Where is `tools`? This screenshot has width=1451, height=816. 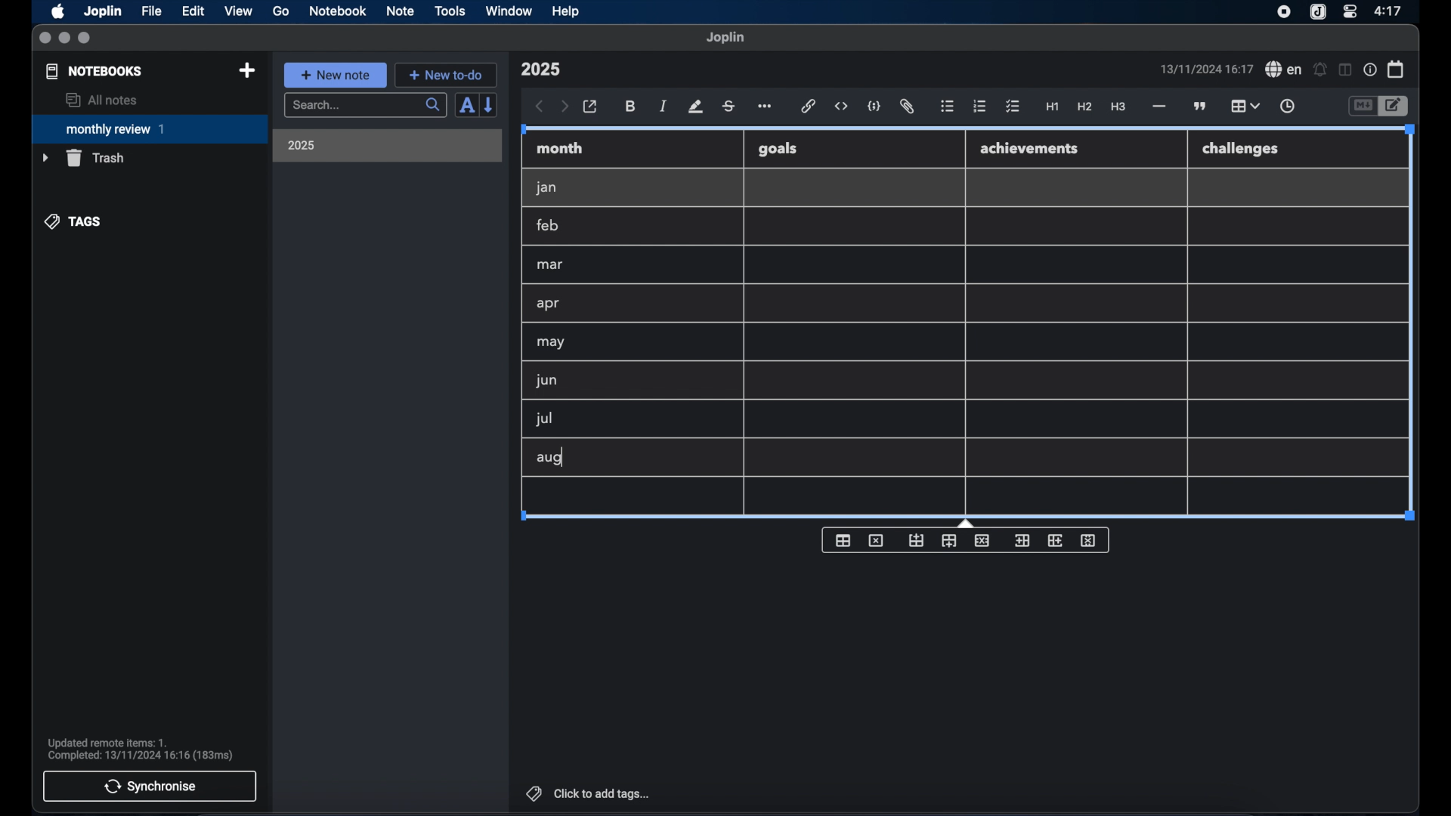
tools is located at coordinates (450, 11).